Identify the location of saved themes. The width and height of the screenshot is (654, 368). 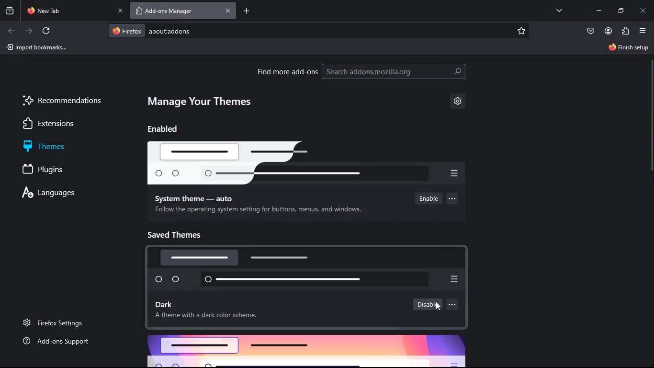
(181, 234).